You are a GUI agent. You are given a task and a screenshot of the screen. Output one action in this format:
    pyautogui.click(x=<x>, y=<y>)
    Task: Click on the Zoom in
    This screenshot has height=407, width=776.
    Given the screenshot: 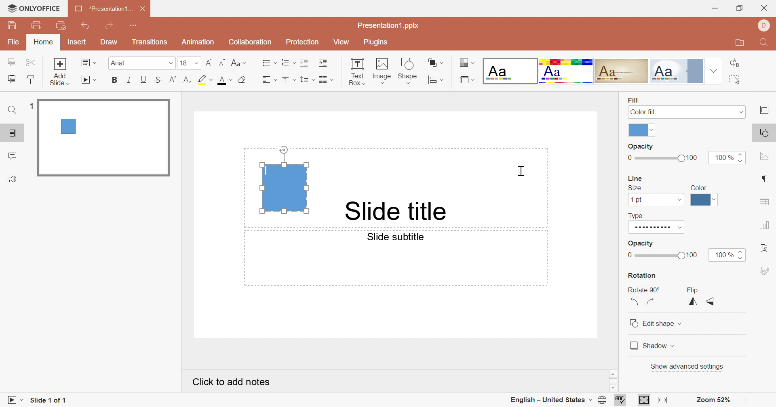 What is the action you would take?
    pyautogui.click(x=746, y=399)
    